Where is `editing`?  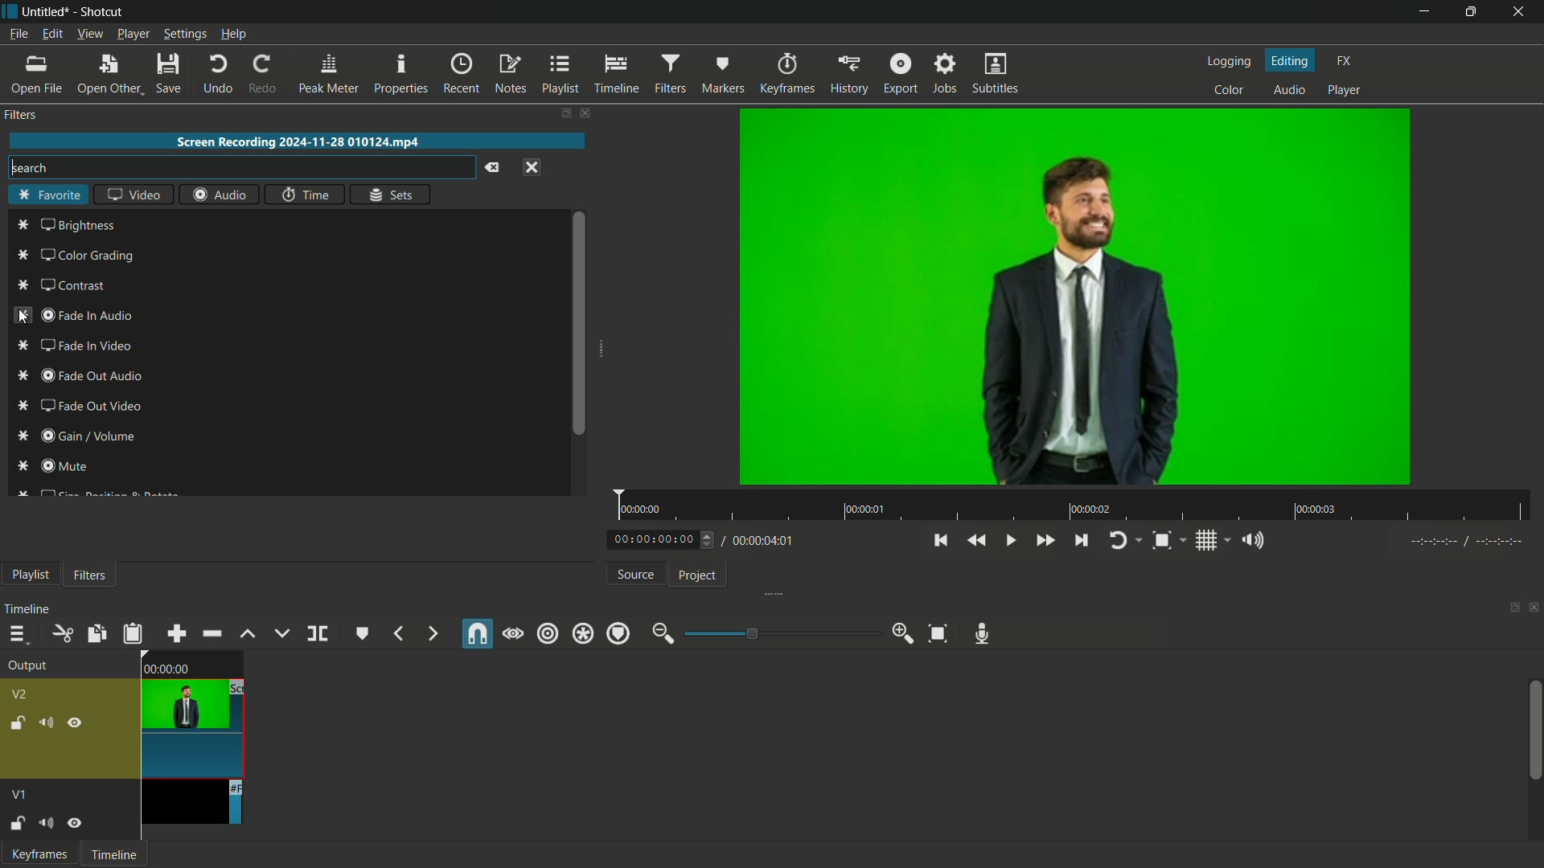 editing is located at coordinates (1290, 59).